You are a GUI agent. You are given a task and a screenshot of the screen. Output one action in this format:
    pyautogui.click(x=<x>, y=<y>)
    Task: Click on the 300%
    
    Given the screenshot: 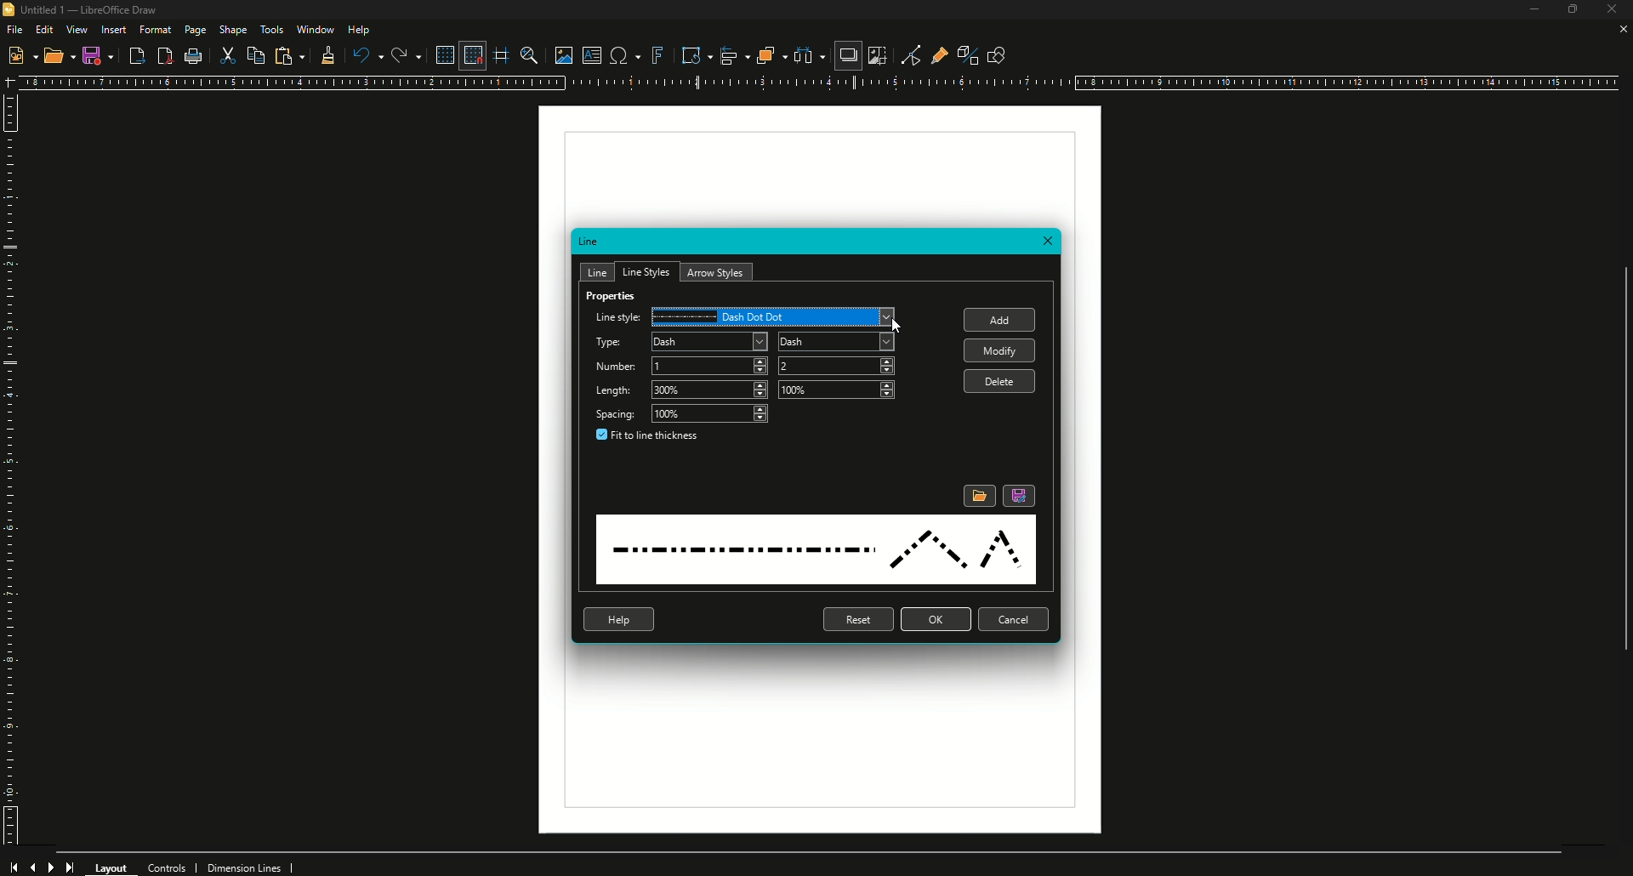 What is the action you would take?
    pyautogui.click(x=710, y=390)
    